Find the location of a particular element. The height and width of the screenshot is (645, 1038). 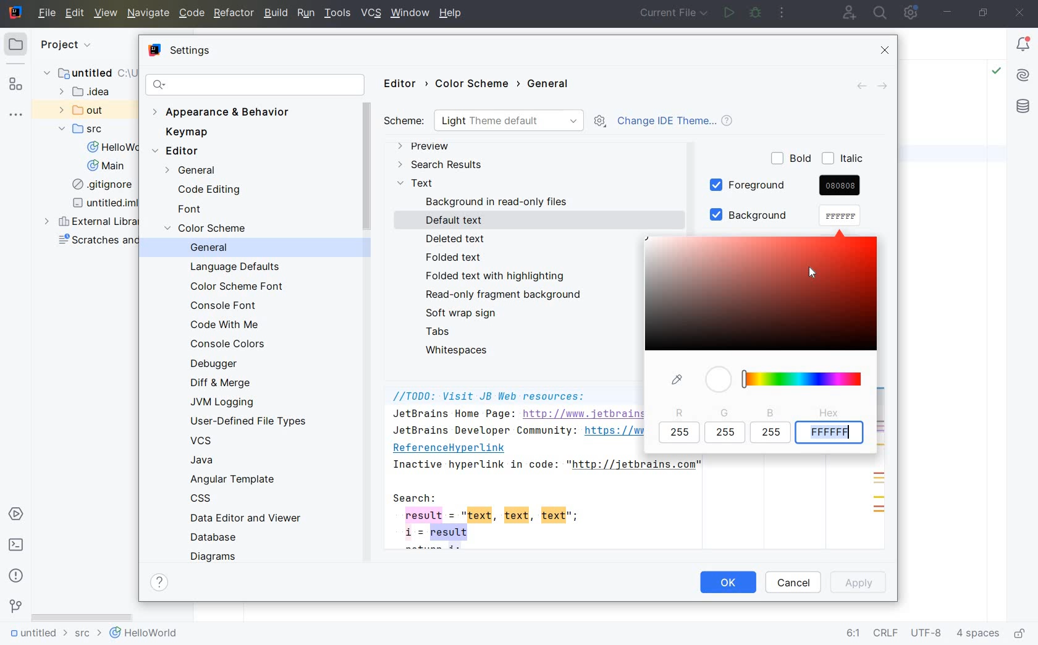

SRC is located at coordinates (82, 129).